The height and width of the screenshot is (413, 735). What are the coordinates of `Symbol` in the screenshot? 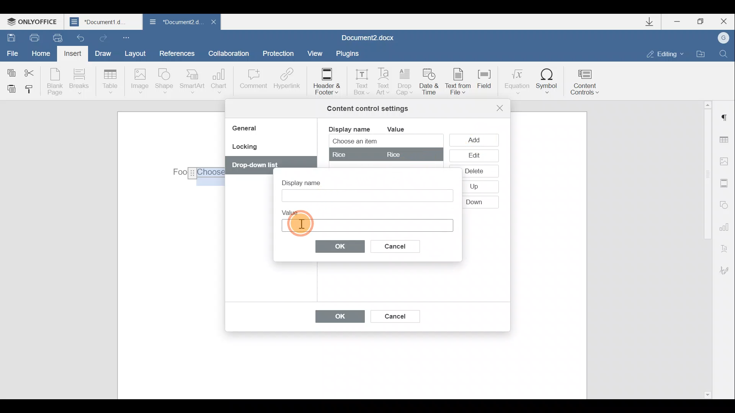 It's located at (547, 81).